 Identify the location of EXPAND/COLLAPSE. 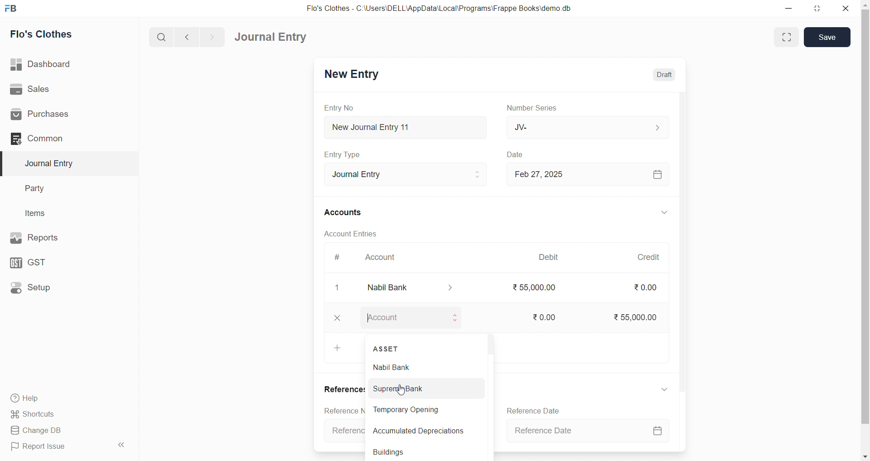
(667, 212).